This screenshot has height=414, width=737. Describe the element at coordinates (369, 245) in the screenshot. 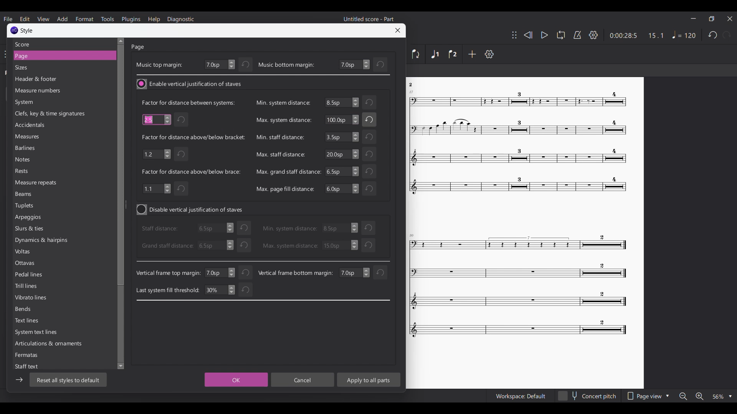

I see `Undo` at that location.